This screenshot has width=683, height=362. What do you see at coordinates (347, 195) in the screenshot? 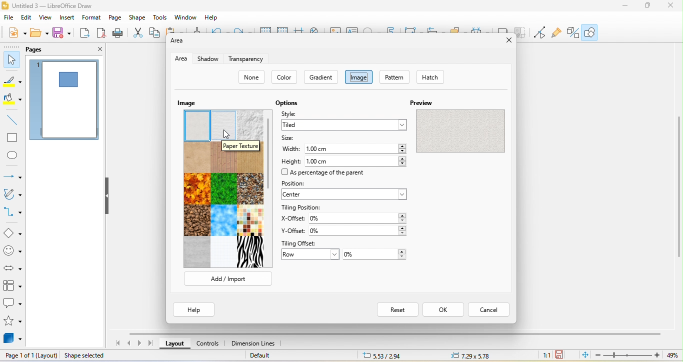
I see `center` at bounding box center [347, 195].